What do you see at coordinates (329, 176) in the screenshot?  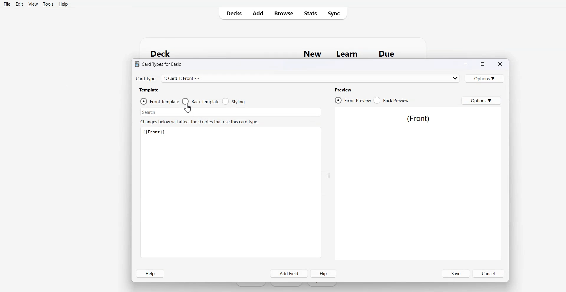 I see `Drag handle` at bounding box center [329, 176].